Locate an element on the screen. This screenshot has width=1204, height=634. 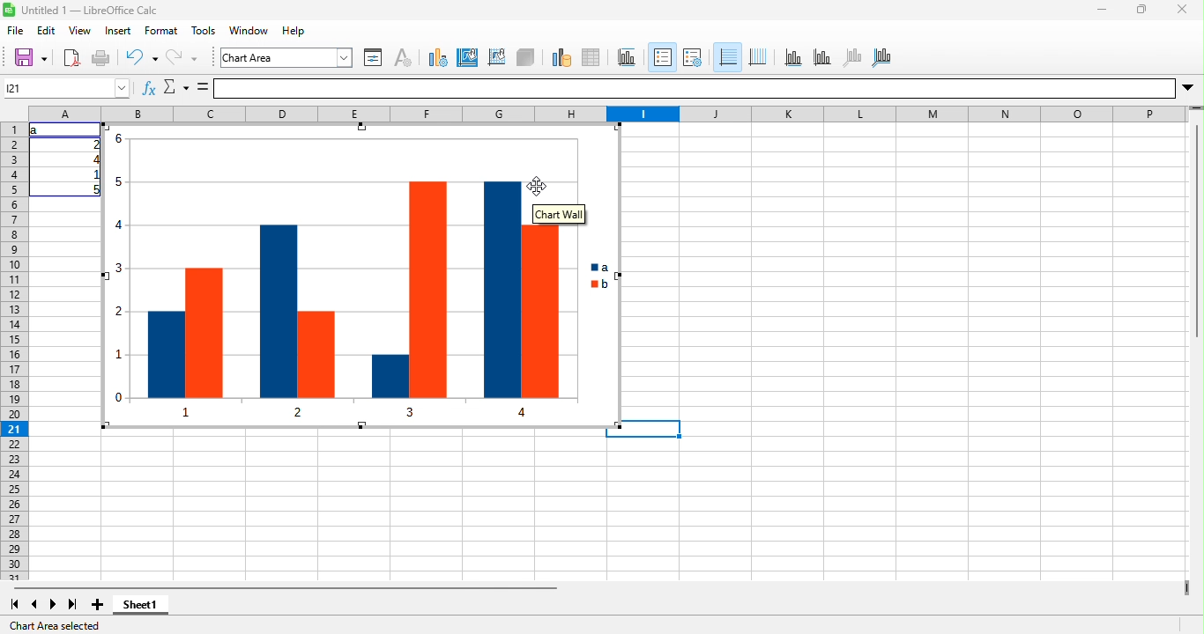
horizontal grids is located at coordinates (727, 57).